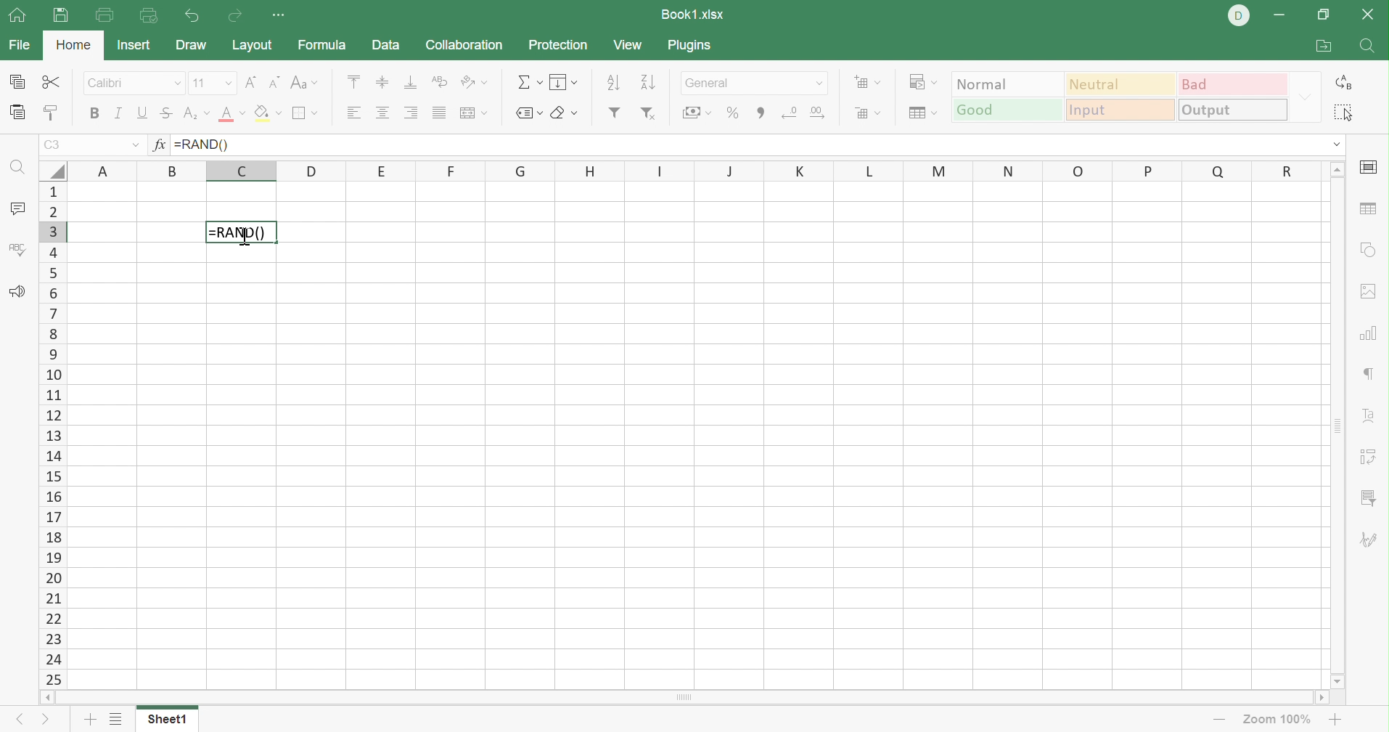 The image size is (1389, 732). What do you see at coordinates (464, 44) in the screenshot?
I see `Collaboration` at bounding box center [464, 44].